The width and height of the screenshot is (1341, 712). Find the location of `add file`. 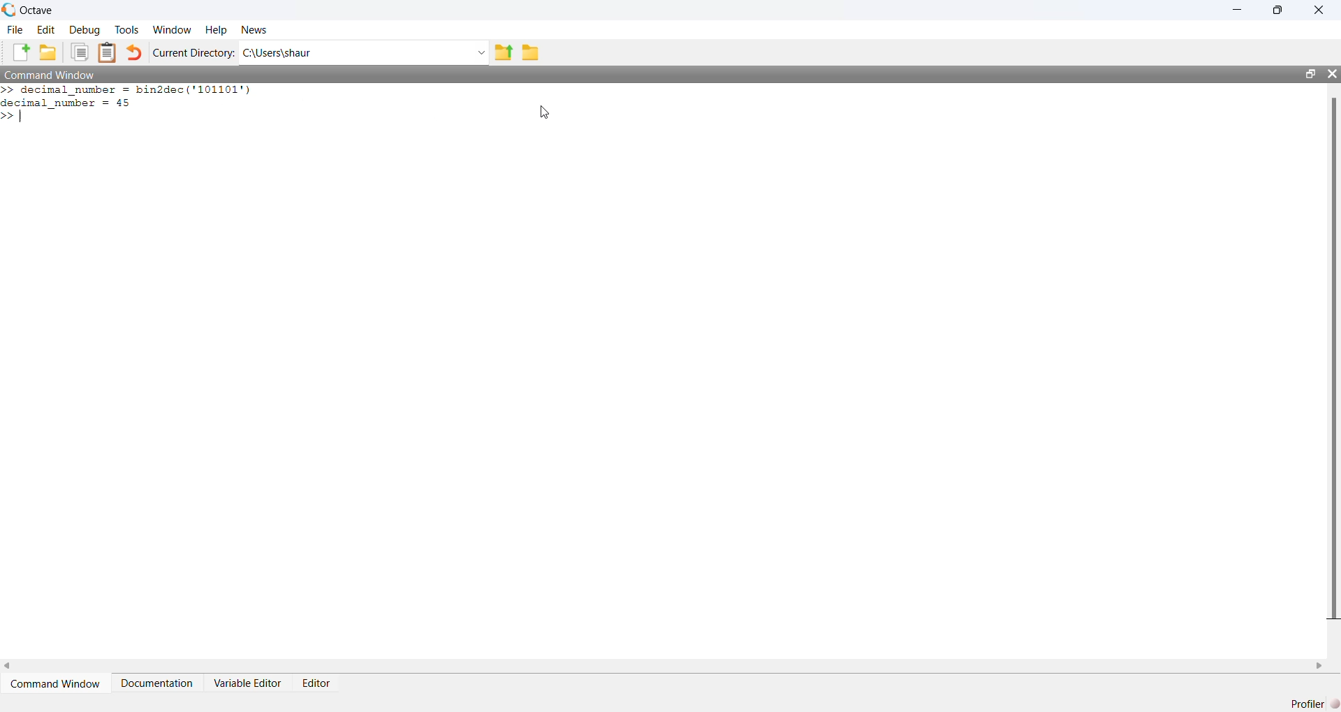

add file is located at coordinates (21, 52).